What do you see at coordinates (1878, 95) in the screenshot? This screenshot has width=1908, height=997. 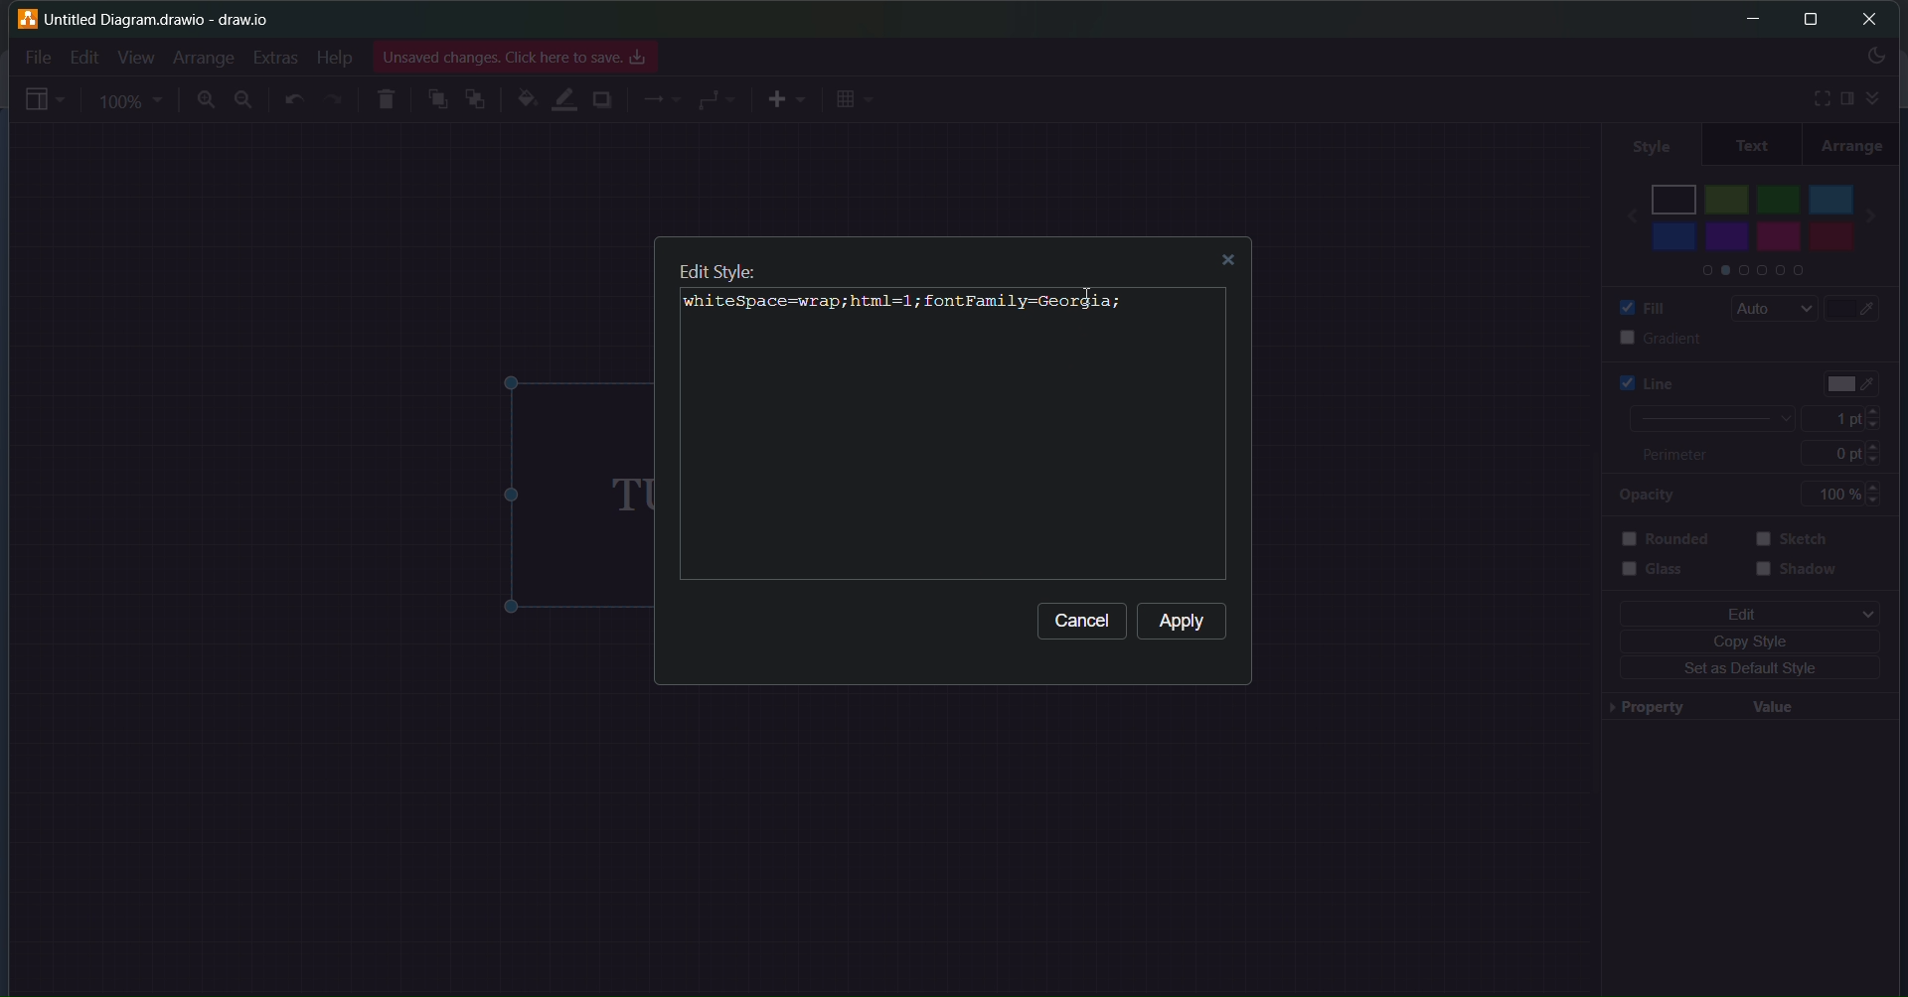 I see `expand/collapse` at bounding box center [1878, 95].